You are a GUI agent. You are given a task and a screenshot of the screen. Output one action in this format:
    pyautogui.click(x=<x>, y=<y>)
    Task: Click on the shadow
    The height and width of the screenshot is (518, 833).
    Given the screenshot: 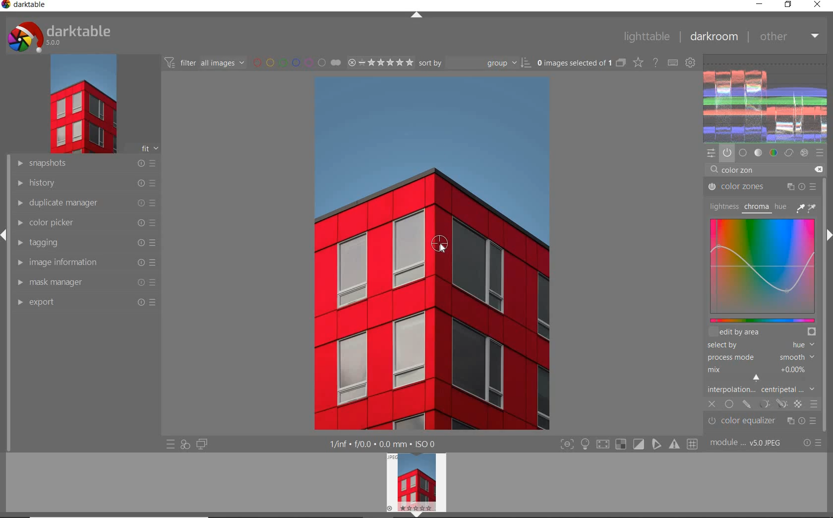 What is the action you would take?
    pyautogui.click(x=602, y=445)
    